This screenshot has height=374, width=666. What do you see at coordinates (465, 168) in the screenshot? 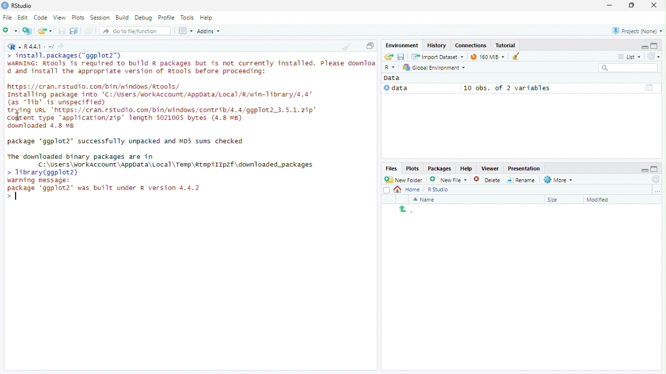
I see `help` at bounding box center [465, 168].